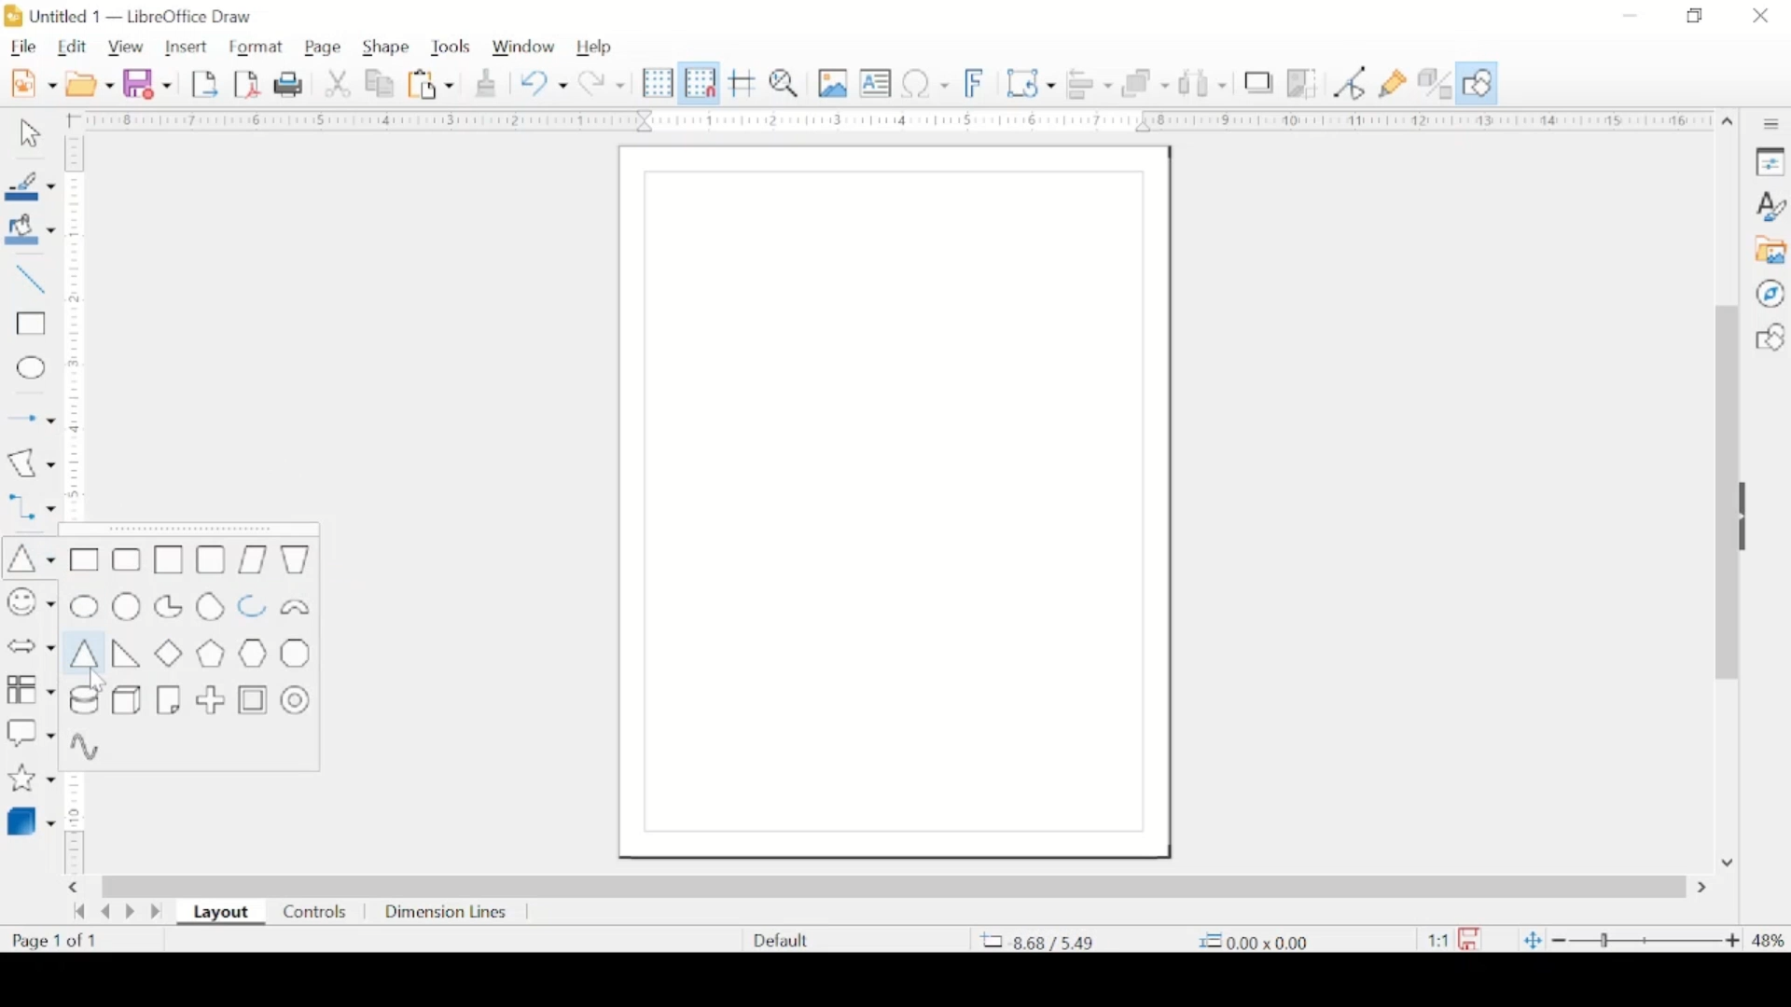  What do you see at coordinates (1306, 84) in the screenshot?
I see `crop image` at bounding box center [1306, 84].